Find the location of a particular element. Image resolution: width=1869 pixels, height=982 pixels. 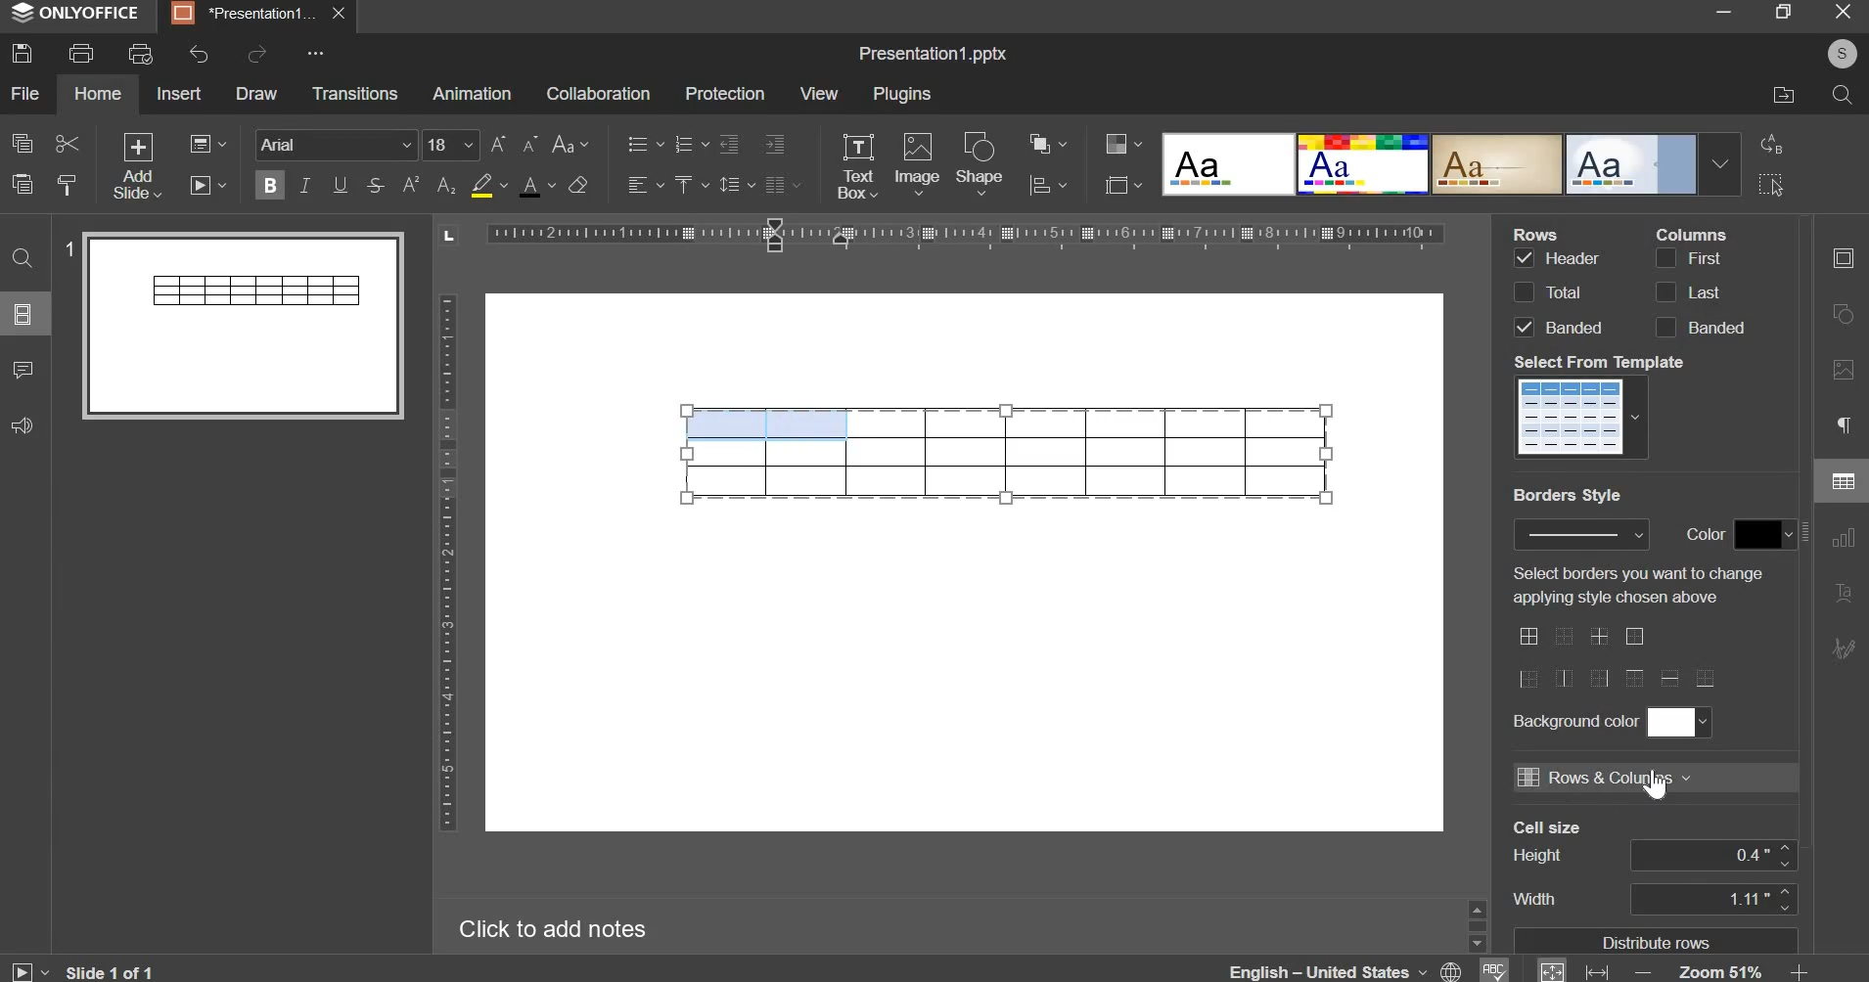

increase indent is located at coordinates (776, 143).